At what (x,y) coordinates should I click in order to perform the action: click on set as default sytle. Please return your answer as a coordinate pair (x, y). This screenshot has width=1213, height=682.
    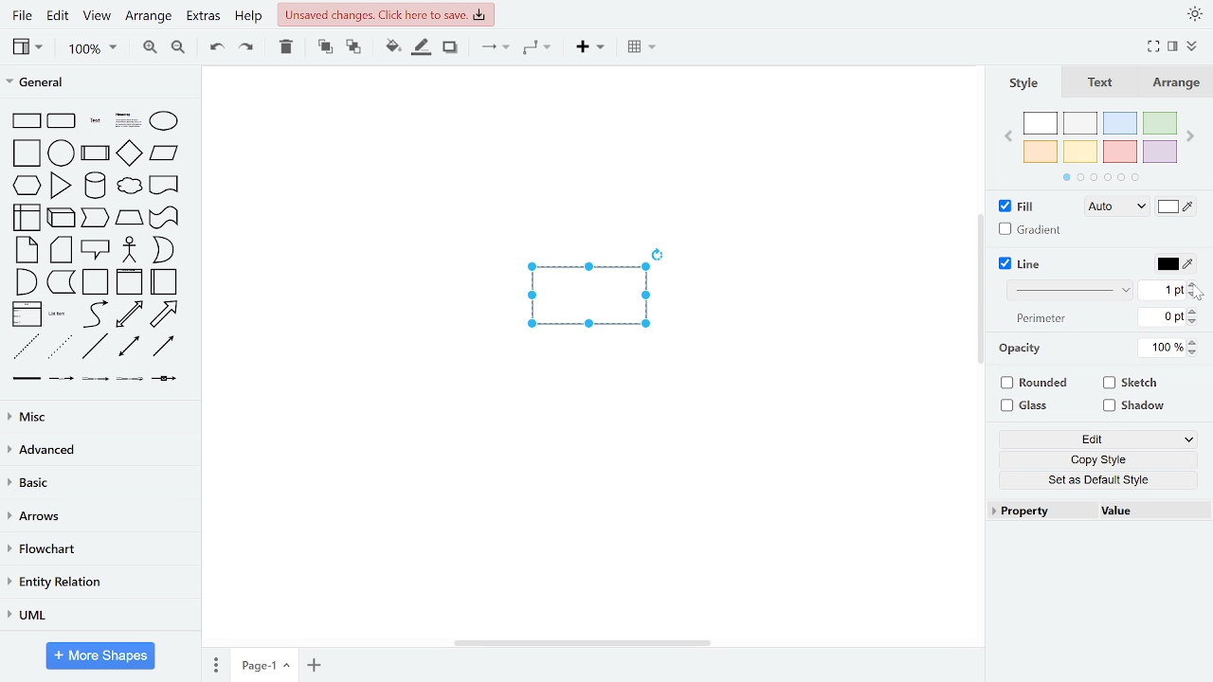
    Looking at the image, I should click on (1094, 480).